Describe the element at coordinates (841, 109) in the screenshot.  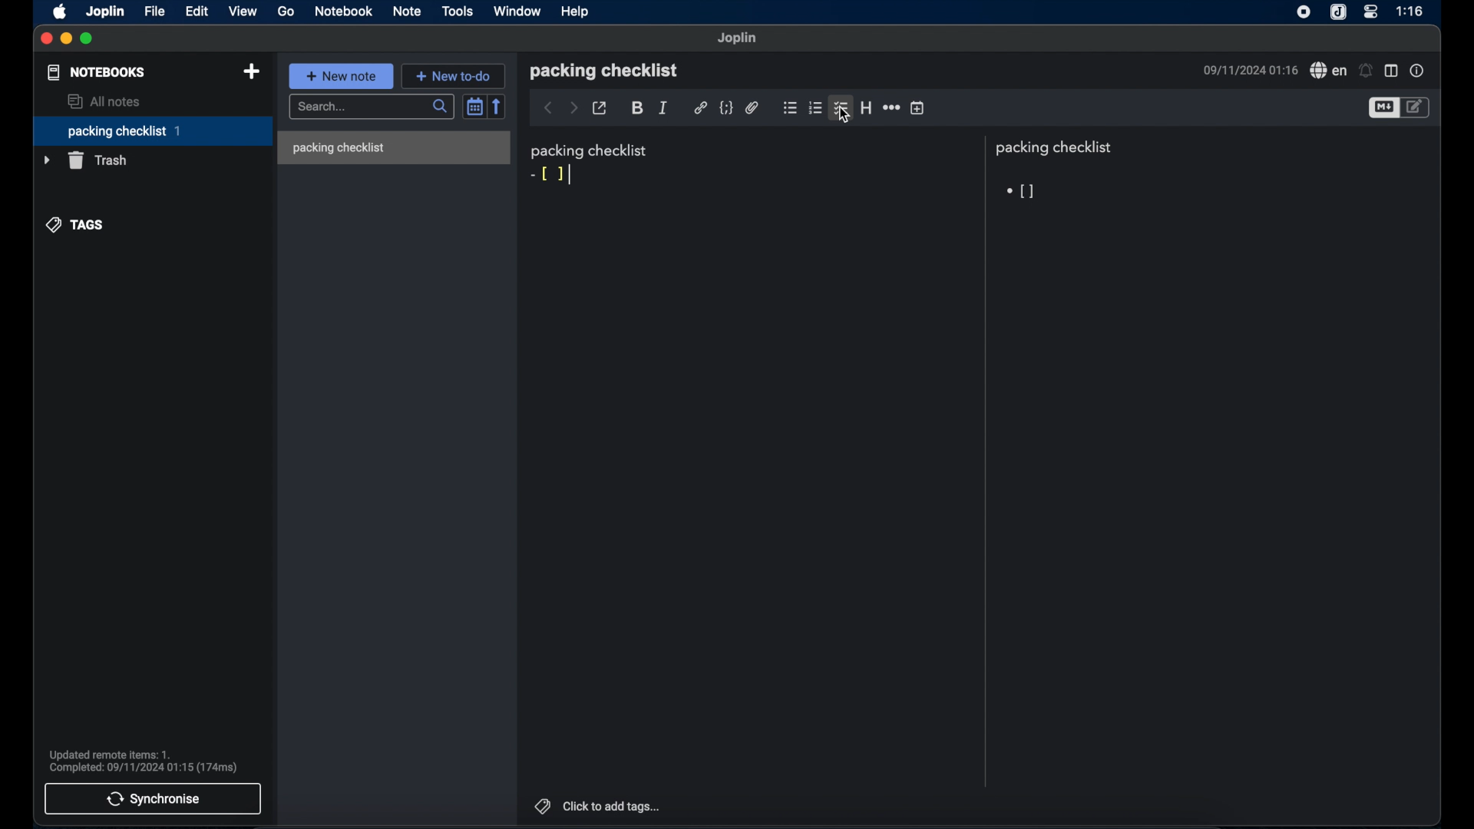
I see `bulleted checklist` at that location.